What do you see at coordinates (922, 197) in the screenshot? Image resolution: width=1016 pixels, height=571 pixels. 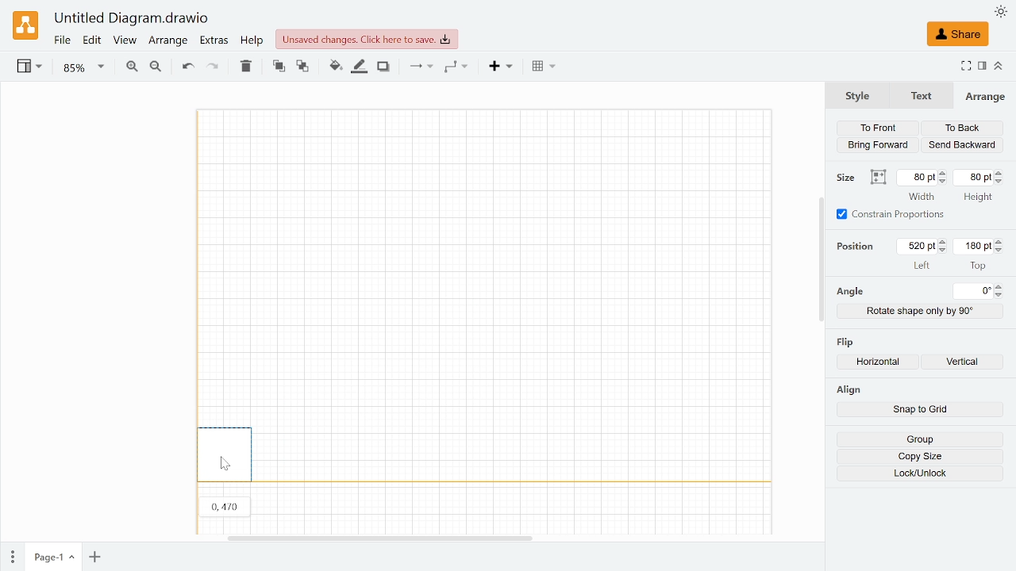 I see `width` at bounding box center [922, 197].